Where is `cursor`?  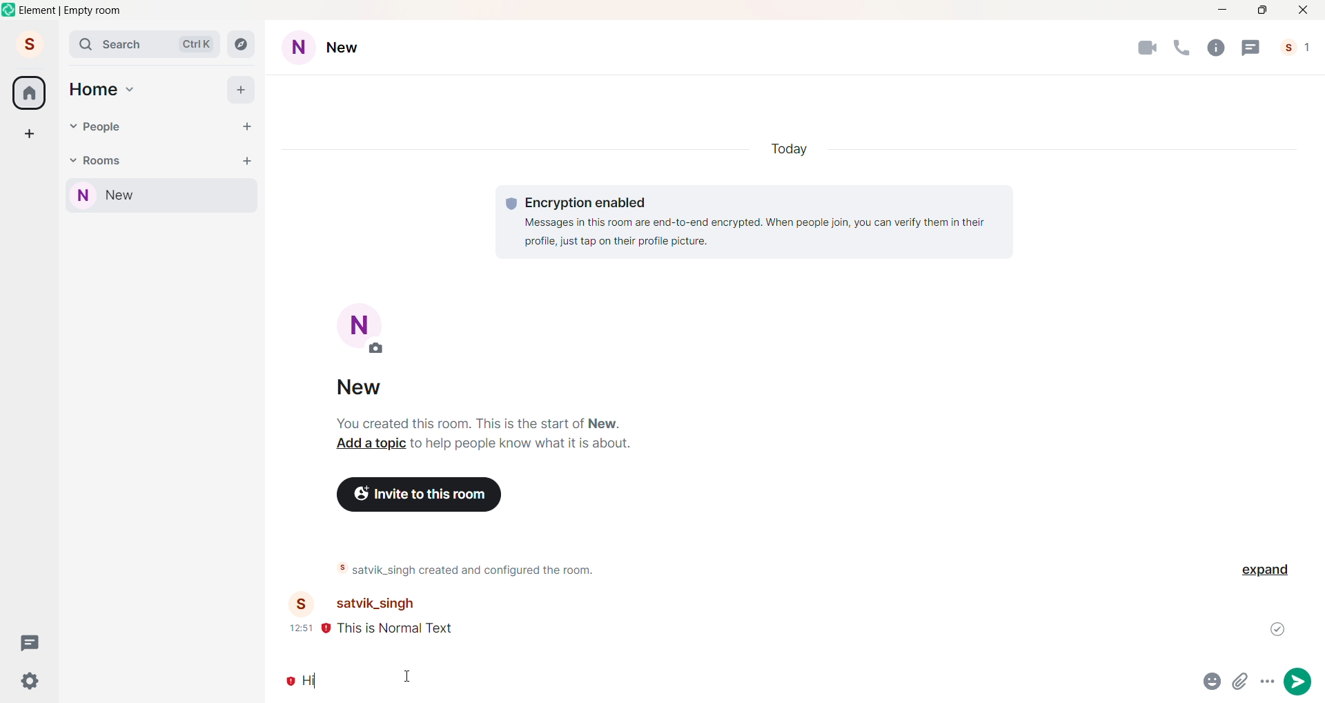 cursor is located at coordinates (409, 677).